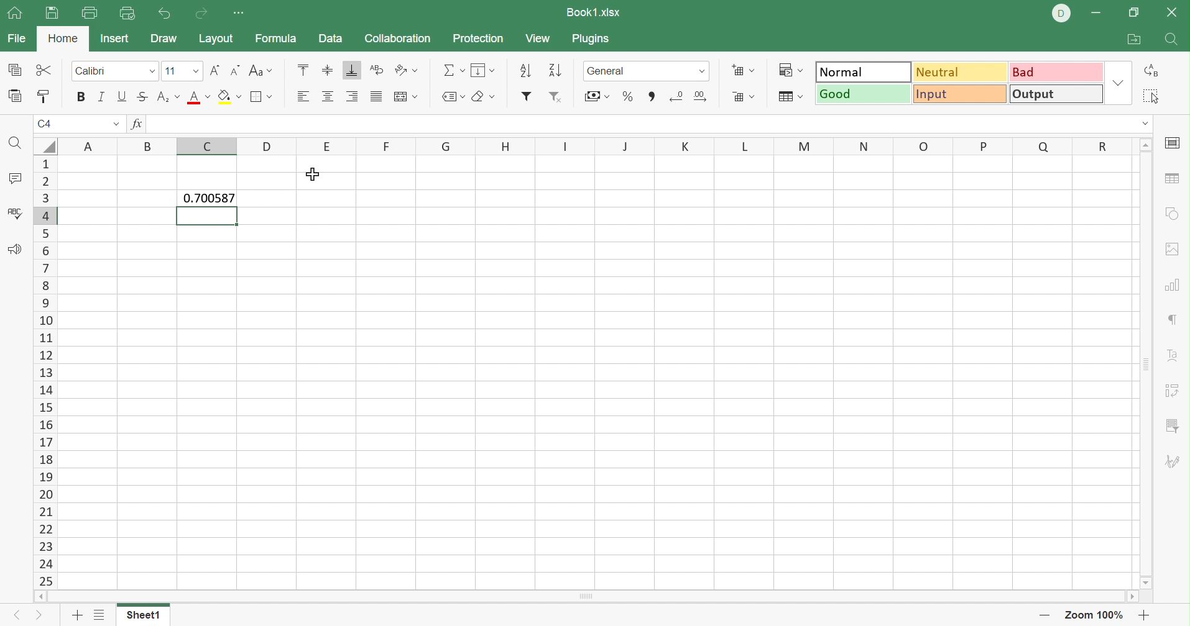  What do you see at coordinates (704, 71) in the screenshot?
I see `Drop down` at bounding box center [704, 71].